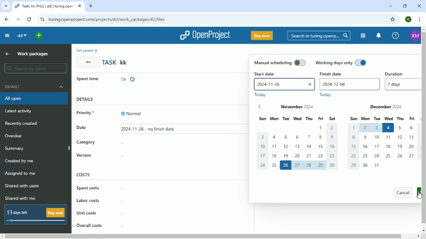  What do you see at coordinates (48, 6) in the screenshot?
I see `task: kk(#42)|dd|turing.openproject.com` at bounding box center [48, 6].